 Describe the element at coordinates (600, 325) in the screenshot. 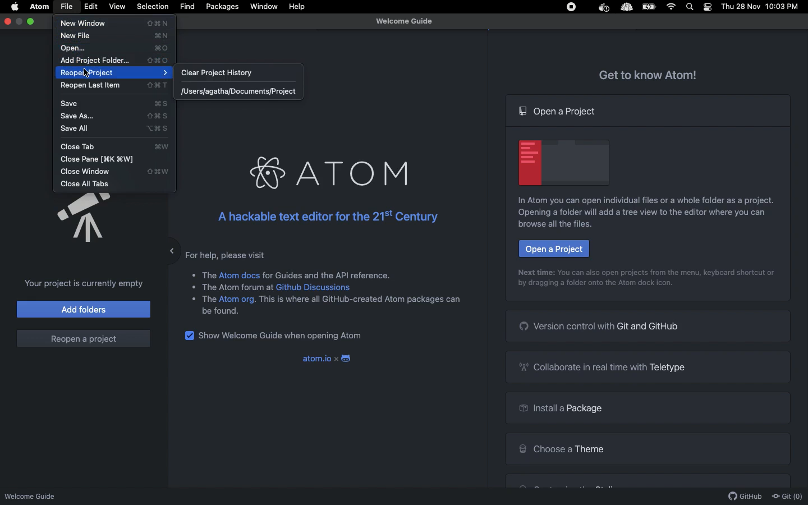

I see `Version control with Git and Github` at that location.